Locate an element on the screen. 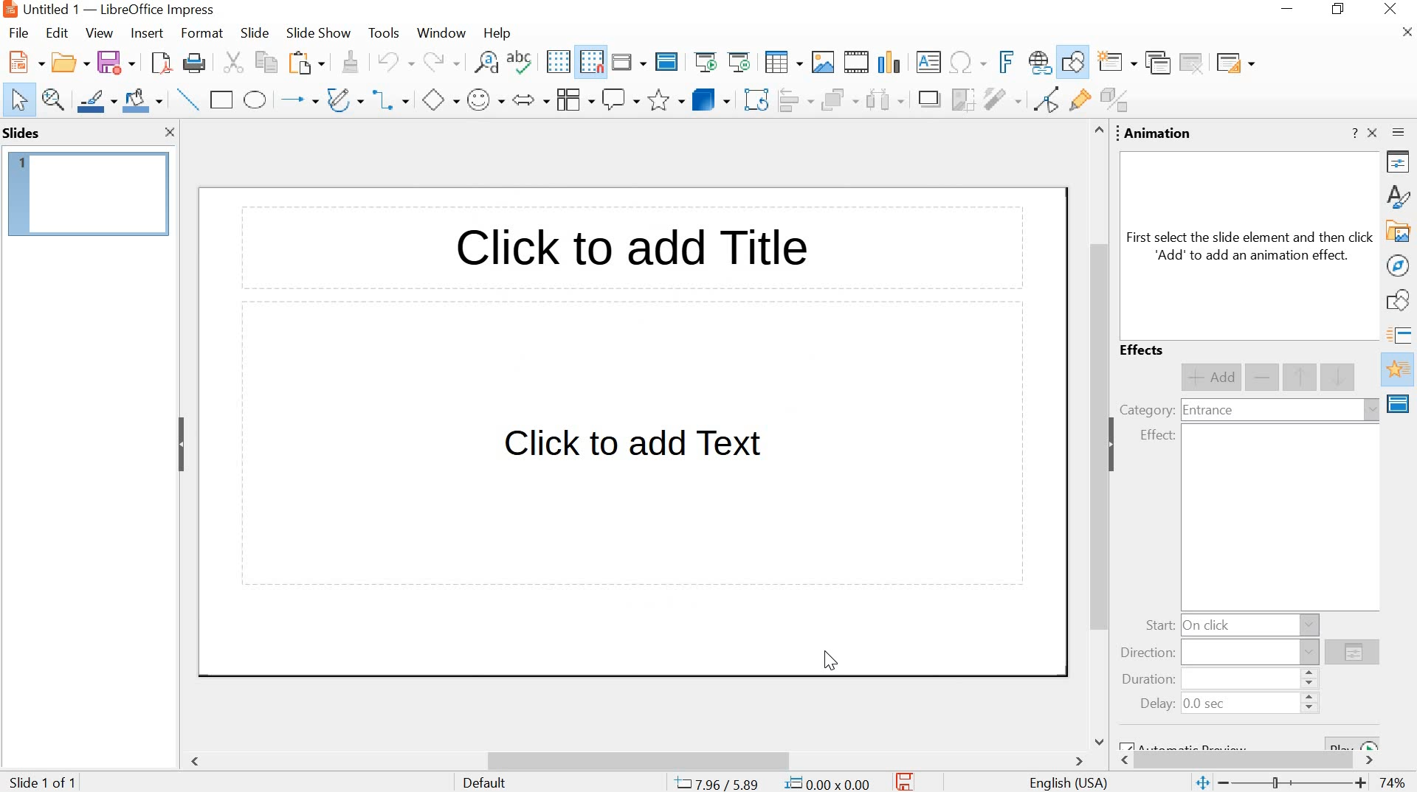  insert hyperlink is located at coordinates (1038, 63).